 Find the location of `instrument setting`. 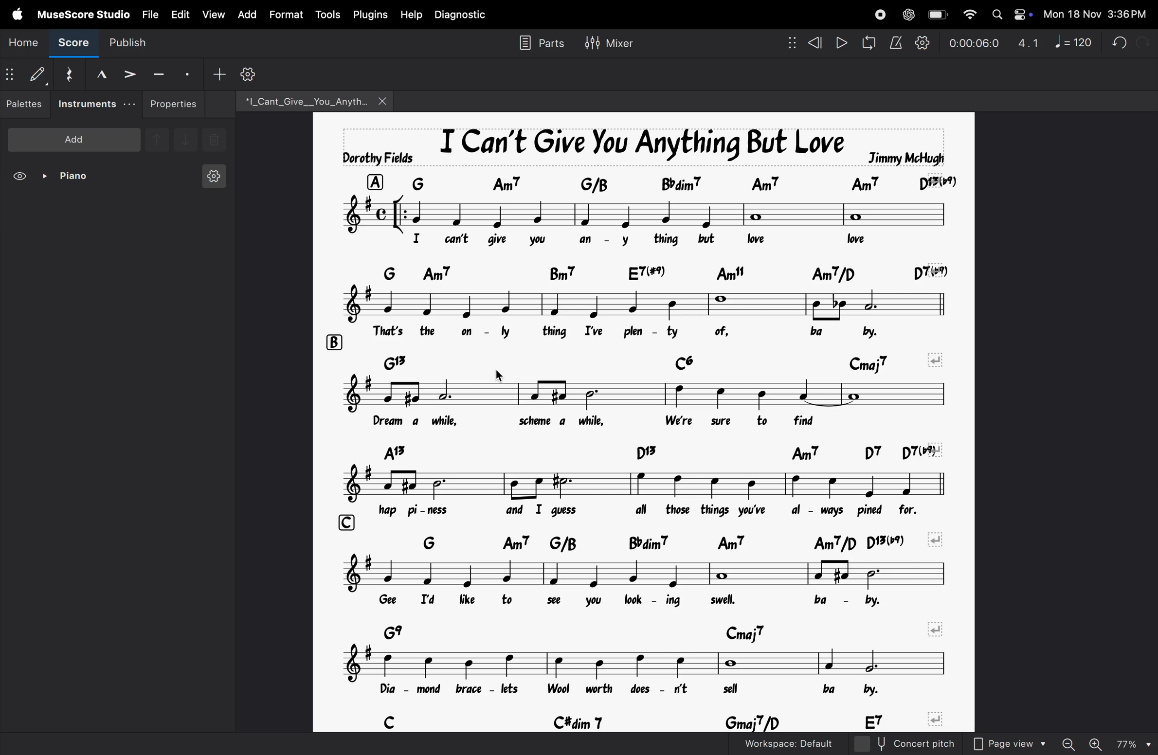

instrument setting is located at coordinates (213, 178).